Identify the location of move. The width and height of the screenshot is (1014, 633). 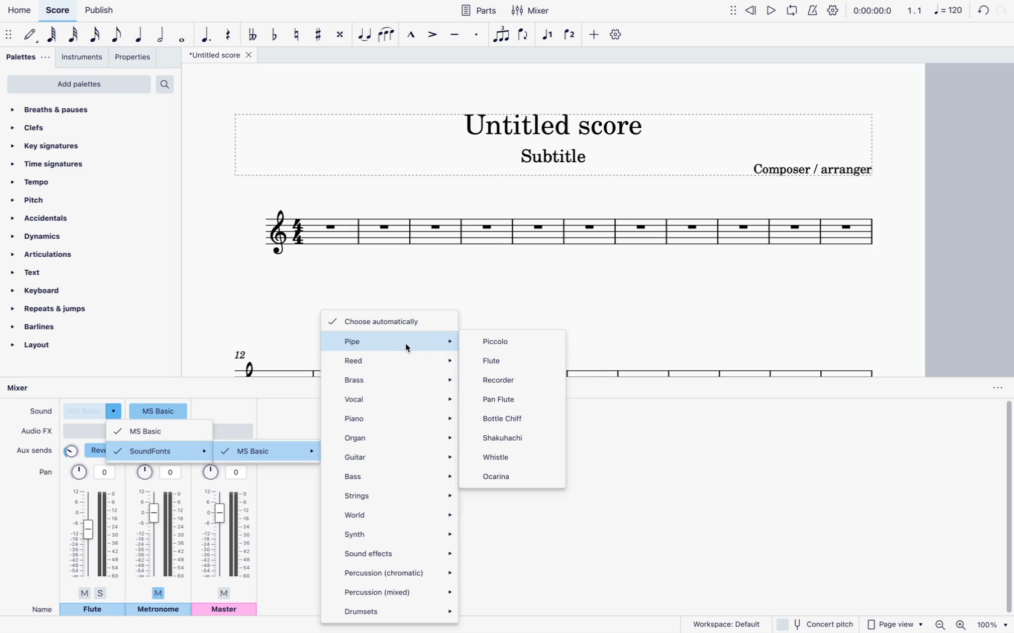
(10, 34).